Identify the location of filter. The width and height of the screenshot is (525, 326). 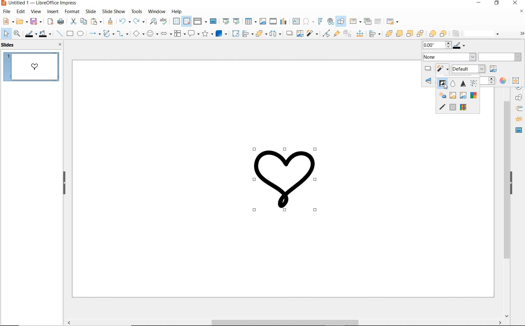
(312, 33).